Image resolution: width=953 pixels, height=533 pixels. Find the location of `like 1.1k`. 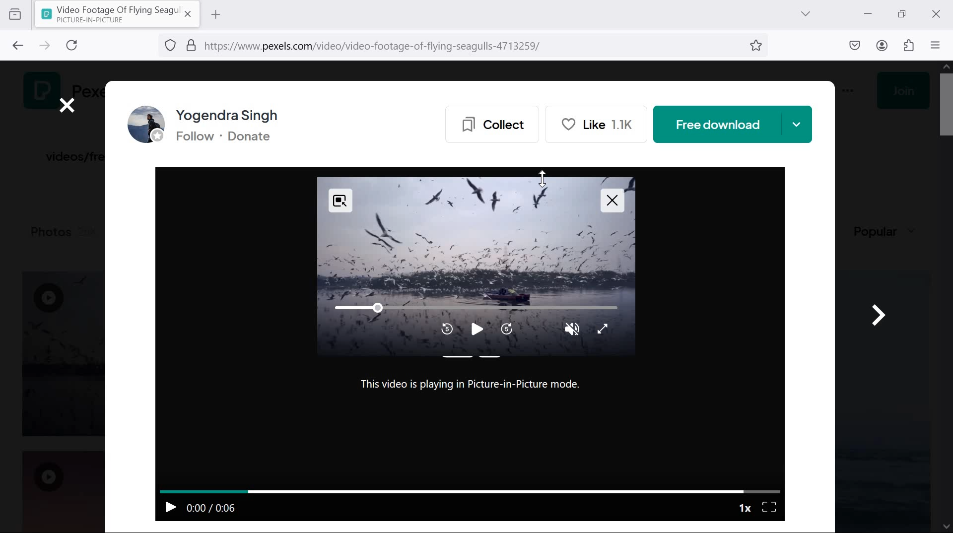

like 1.1k is located at coordinates (601, 124).